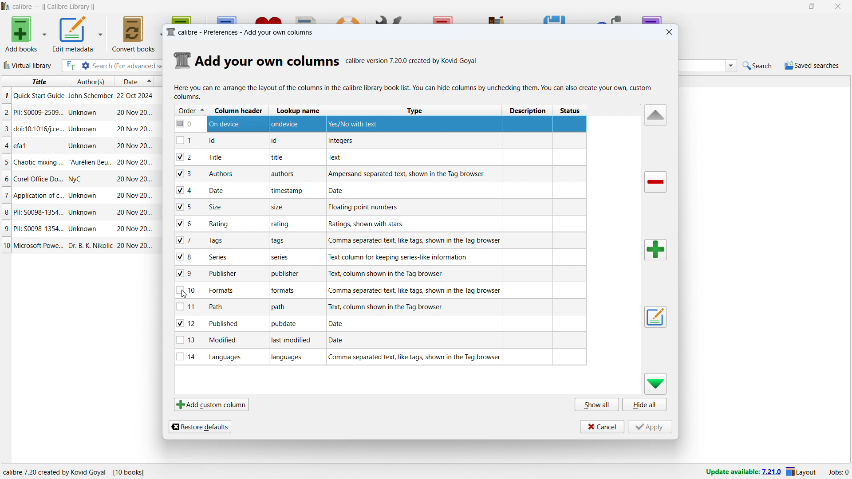 The image size is (852, 479). I want to click on saved searches menu, so click(812, 65).